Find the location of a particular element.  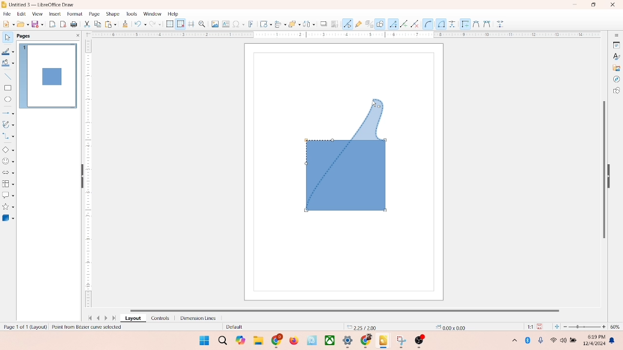

wifi is located at coordinates (553, 338).